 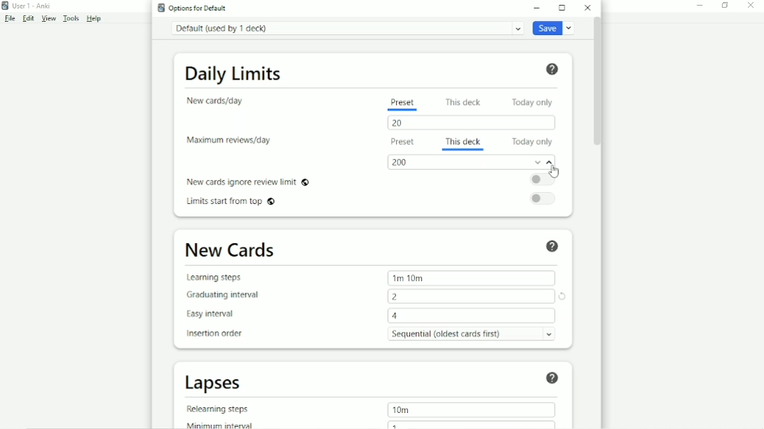 I want to click on New cards/day, so click(x=219, y=101).